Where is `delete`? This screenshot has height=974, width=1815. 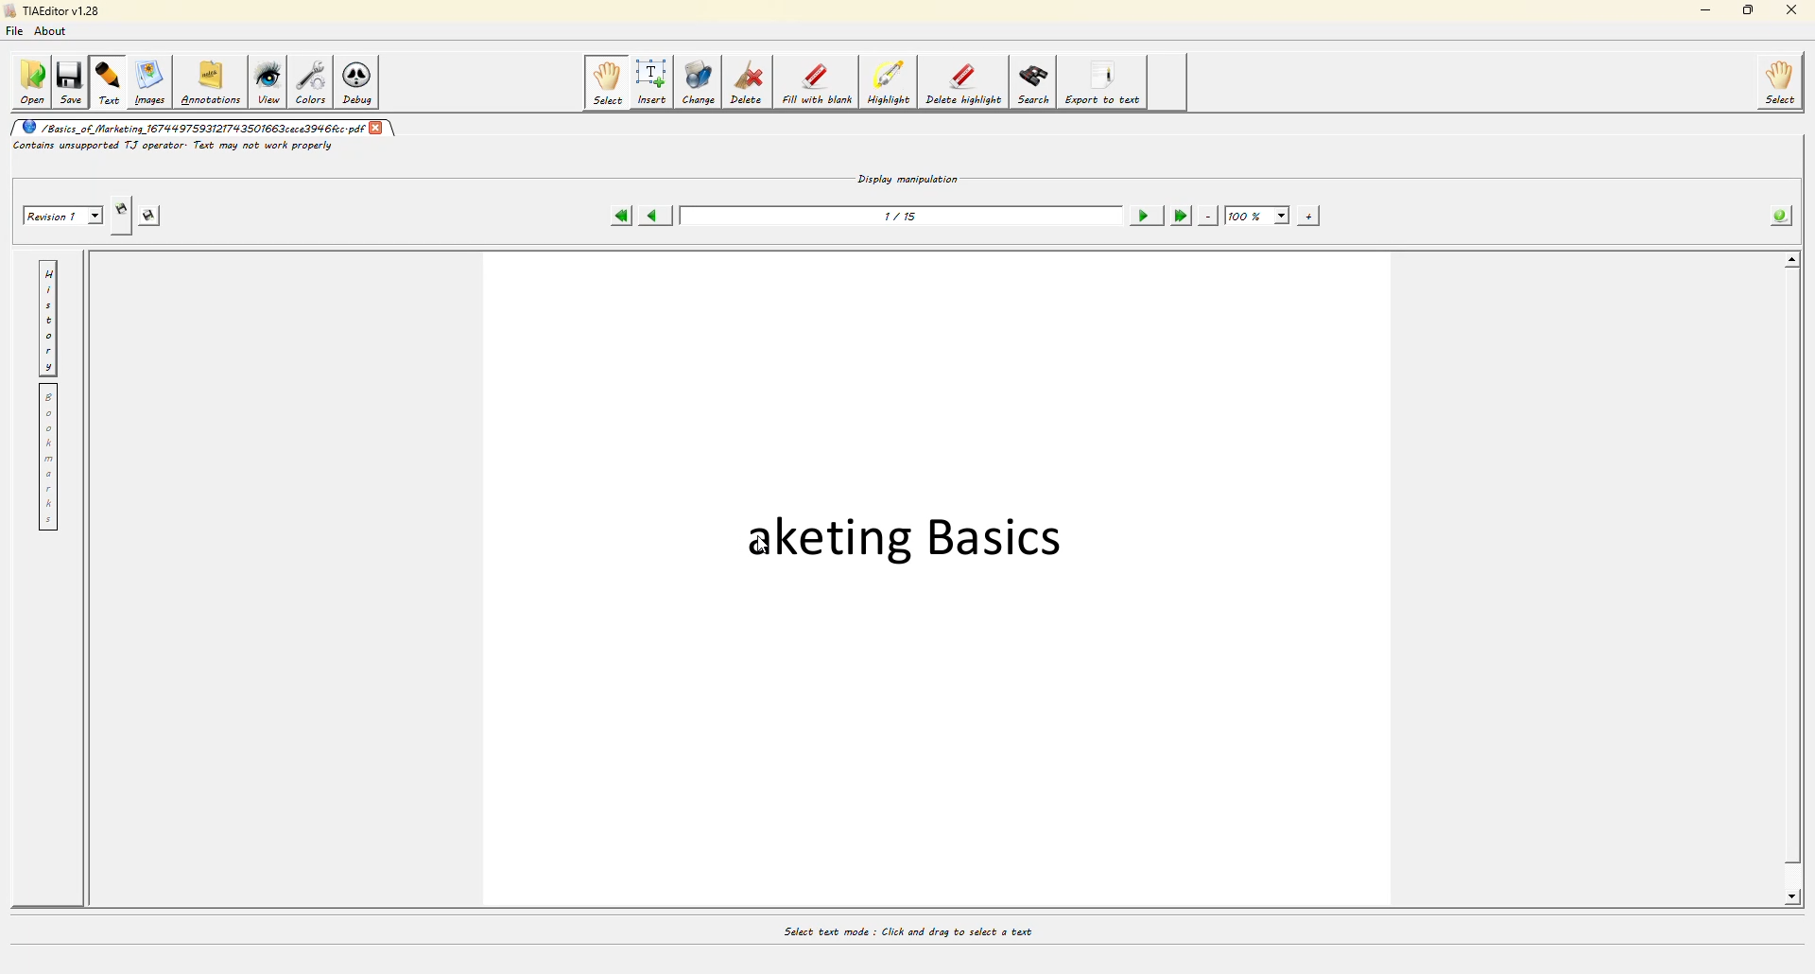 delete is located at coordinates (746, 82).